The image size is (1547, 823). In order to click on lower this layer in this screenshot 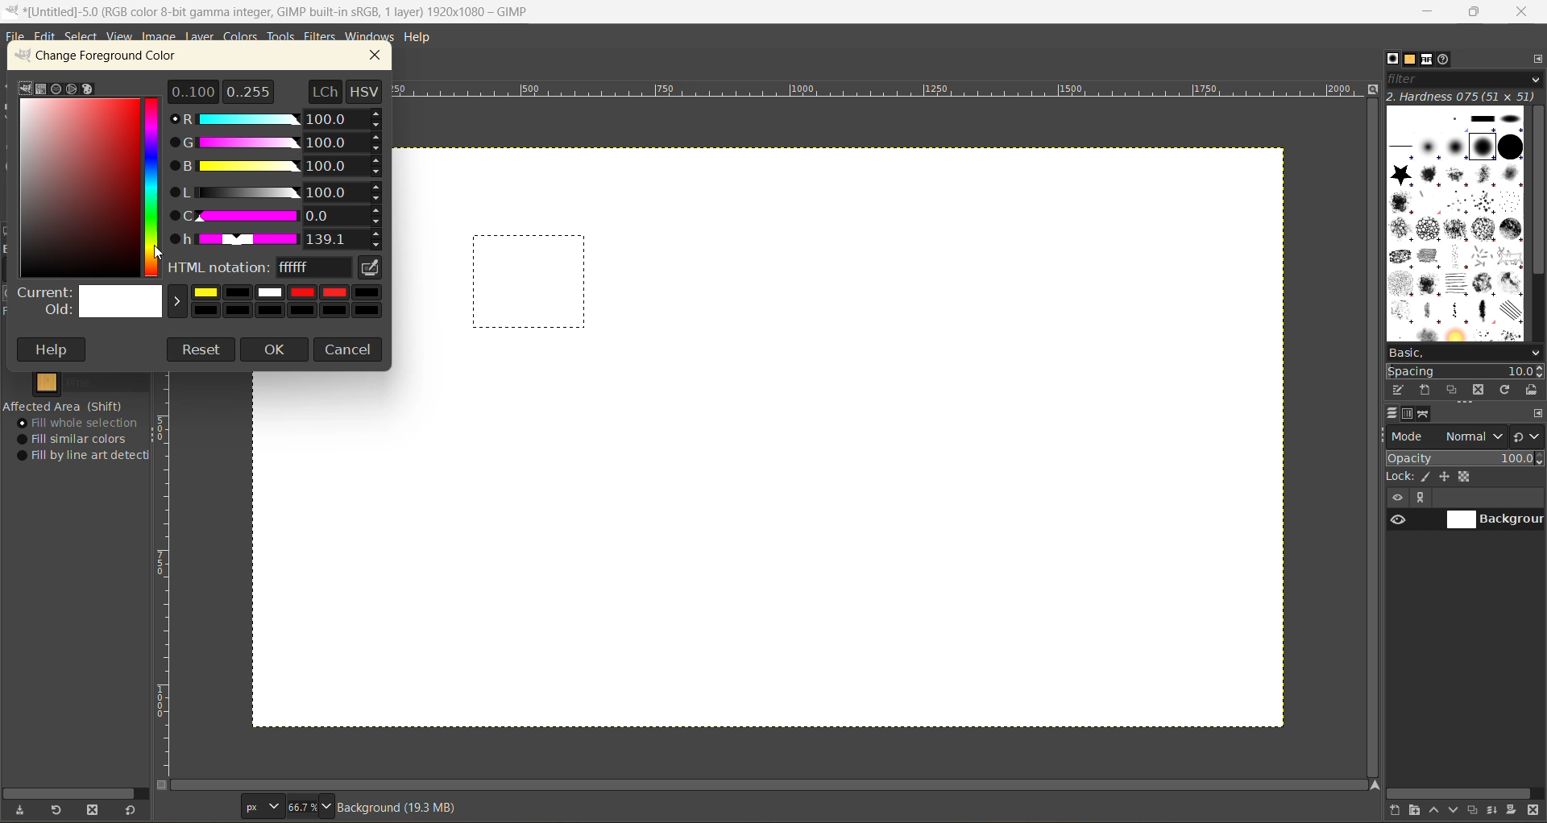, I will do `click(1457, 811)`.